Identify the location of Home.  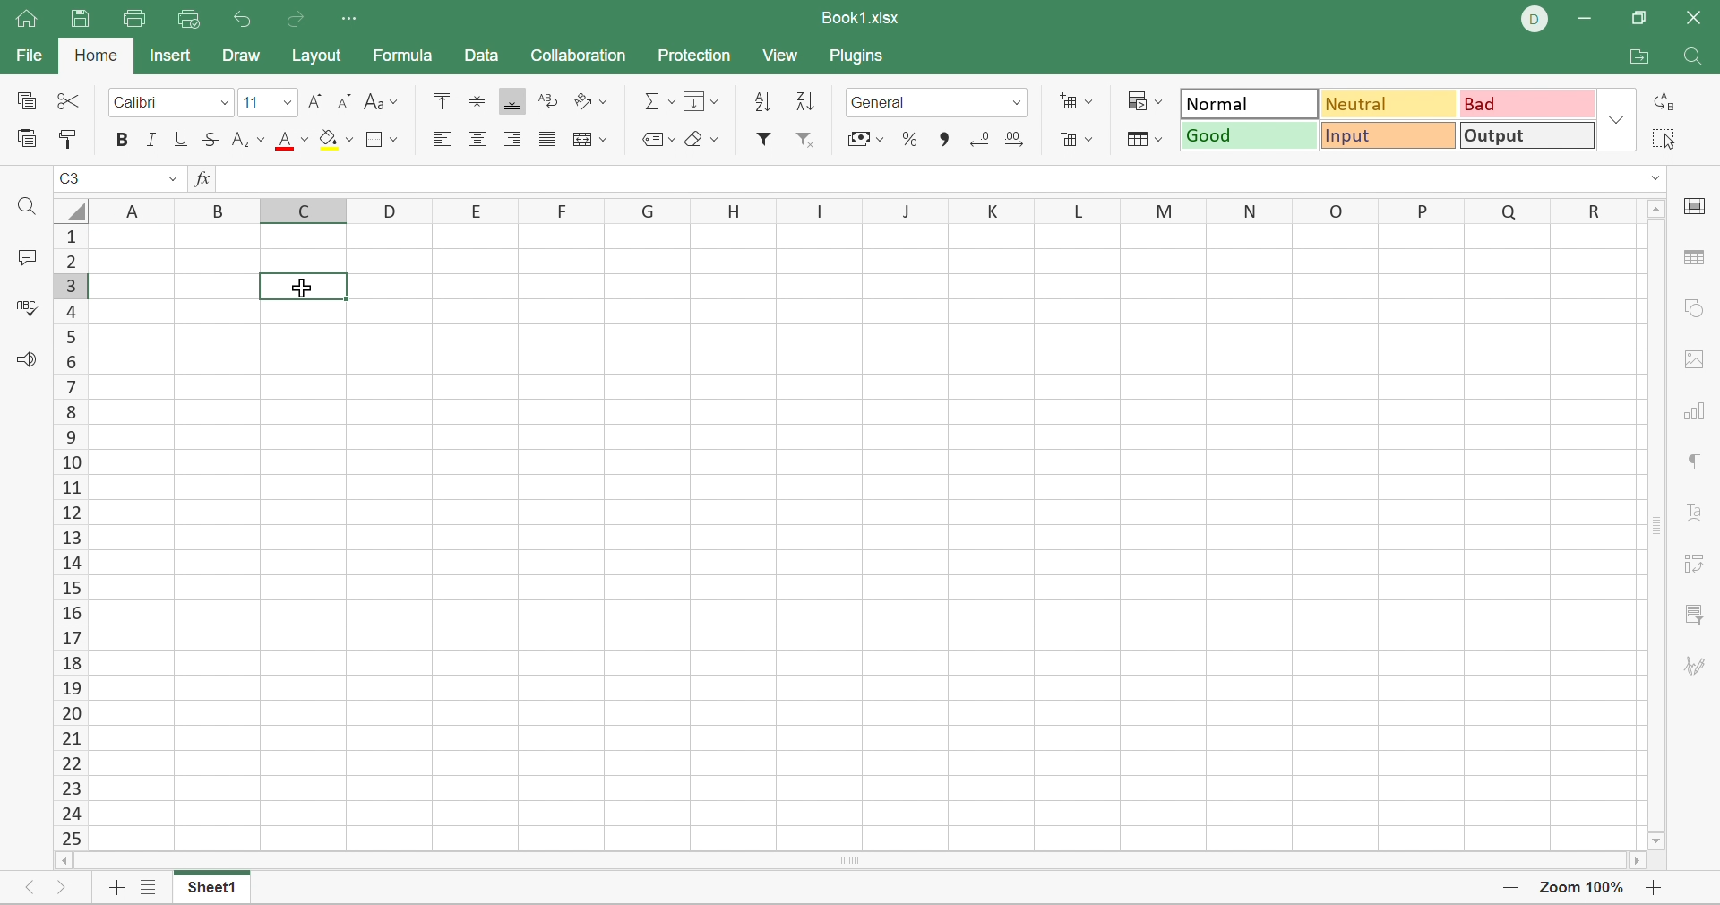
(23, 17).